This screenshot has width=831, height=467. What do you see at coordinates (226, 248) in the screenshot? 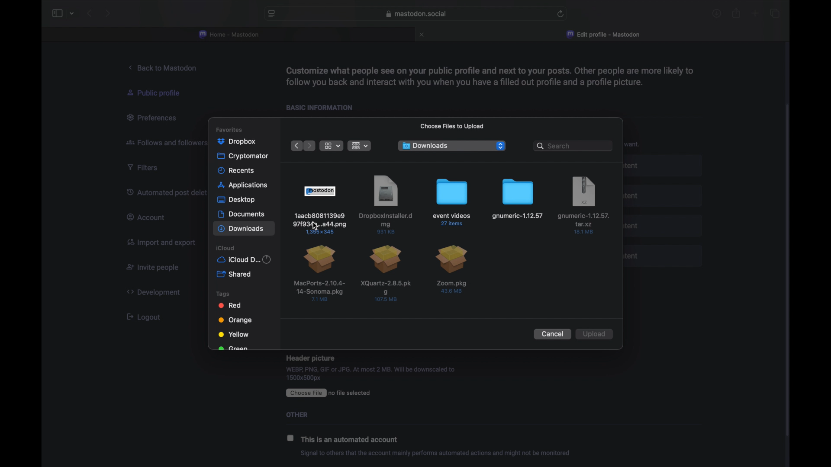
I see `icloud` at bounding box center [226, 248].